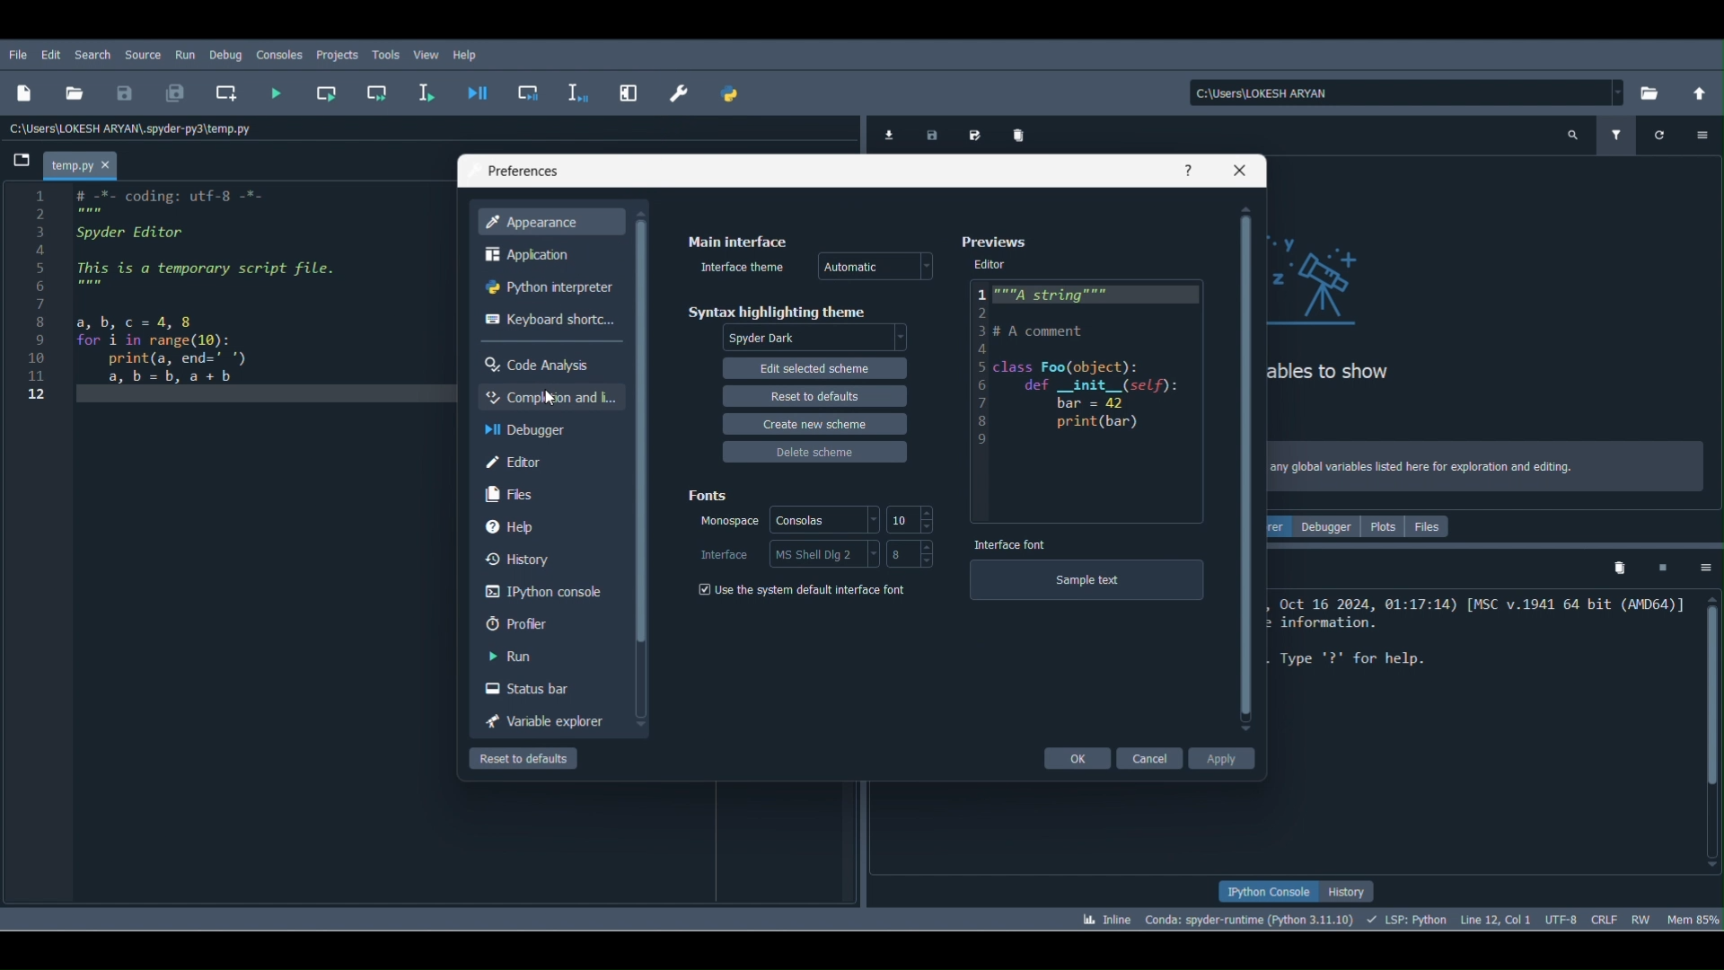 The width and height of the screenshot is (1724, 970). Describe the element at coordinates (85, 160) in the screenshot. I see `File name` at that location.